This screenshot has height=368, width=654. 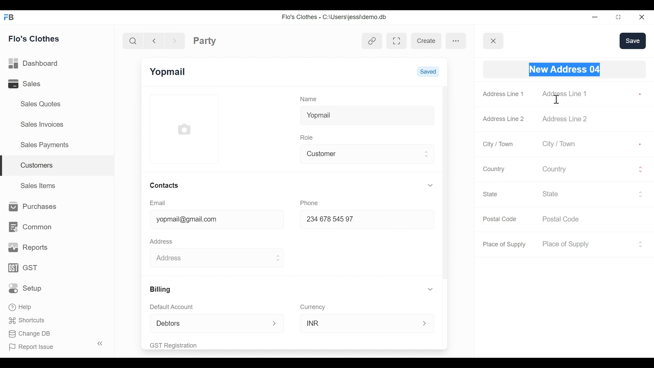 What do you see at coordinates (182, 345) in the screenshot?
I see `GST Registration` at bounding box center [182, 345].